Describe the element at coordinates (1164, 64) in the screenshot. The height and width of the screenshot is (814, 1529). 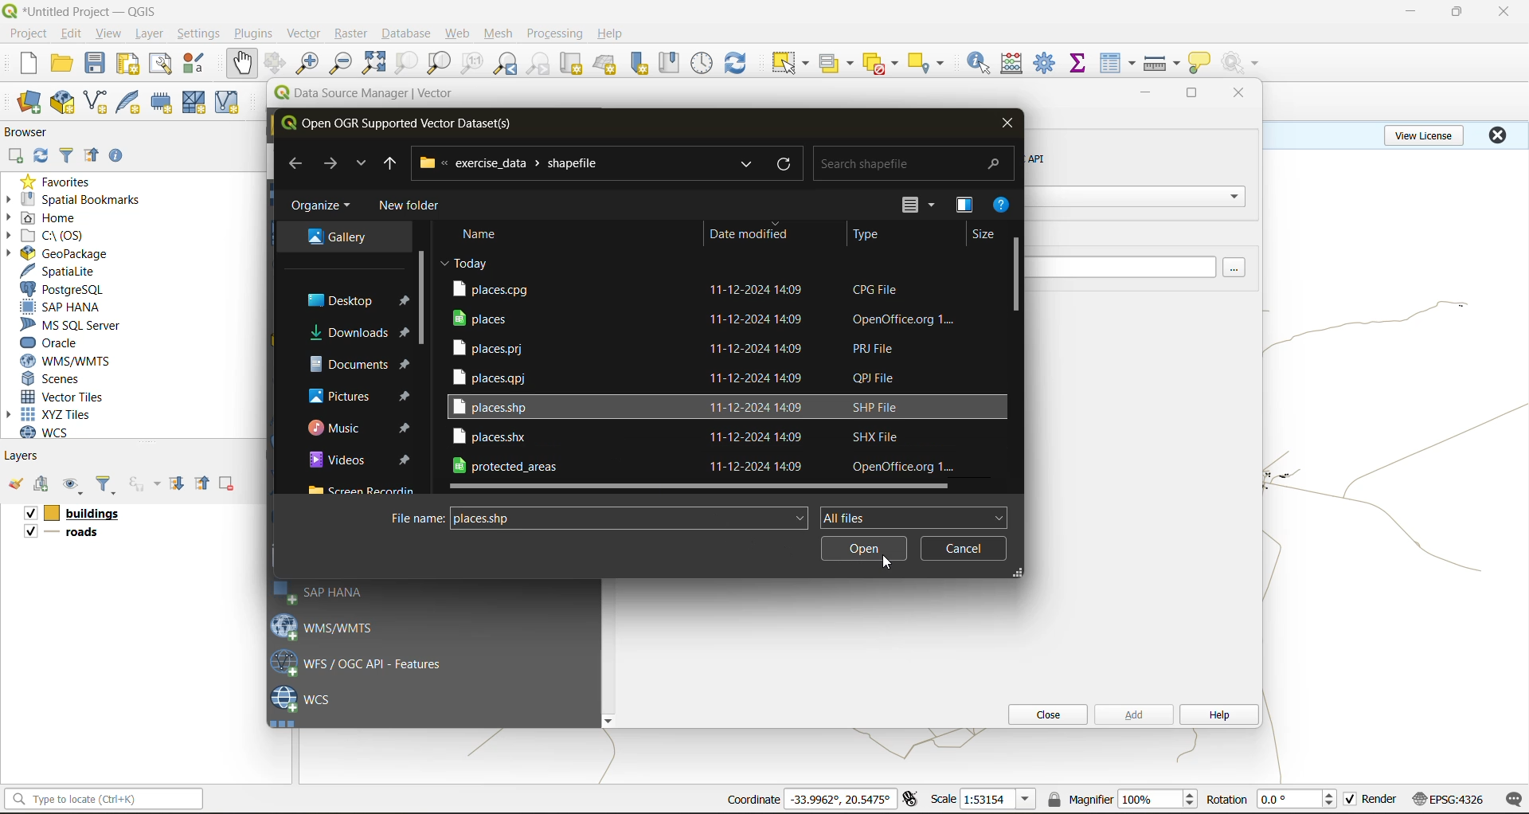
I see `measure line` at that location.